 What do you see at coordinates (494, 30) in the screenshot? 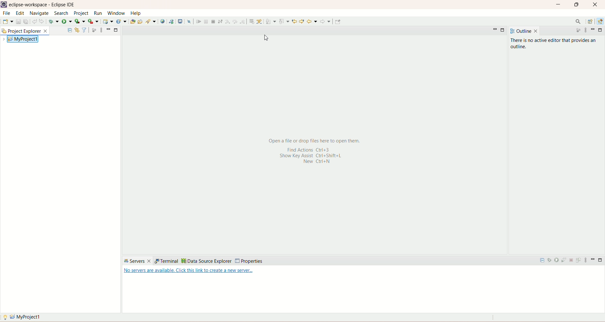
I see `minimize` at bounding box center [494, 30].